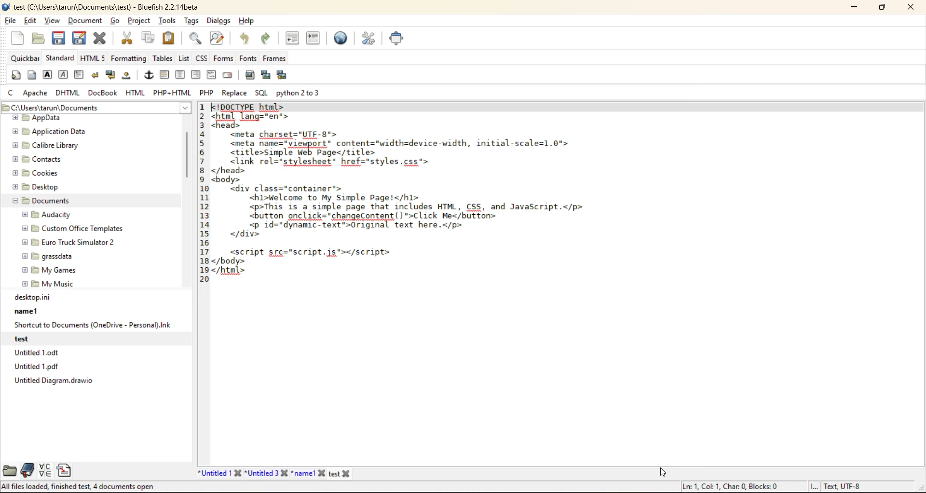  What do you see at coordinates (126, 38) in the screenshot?
I see `cut` at bounding box center [126, 38].